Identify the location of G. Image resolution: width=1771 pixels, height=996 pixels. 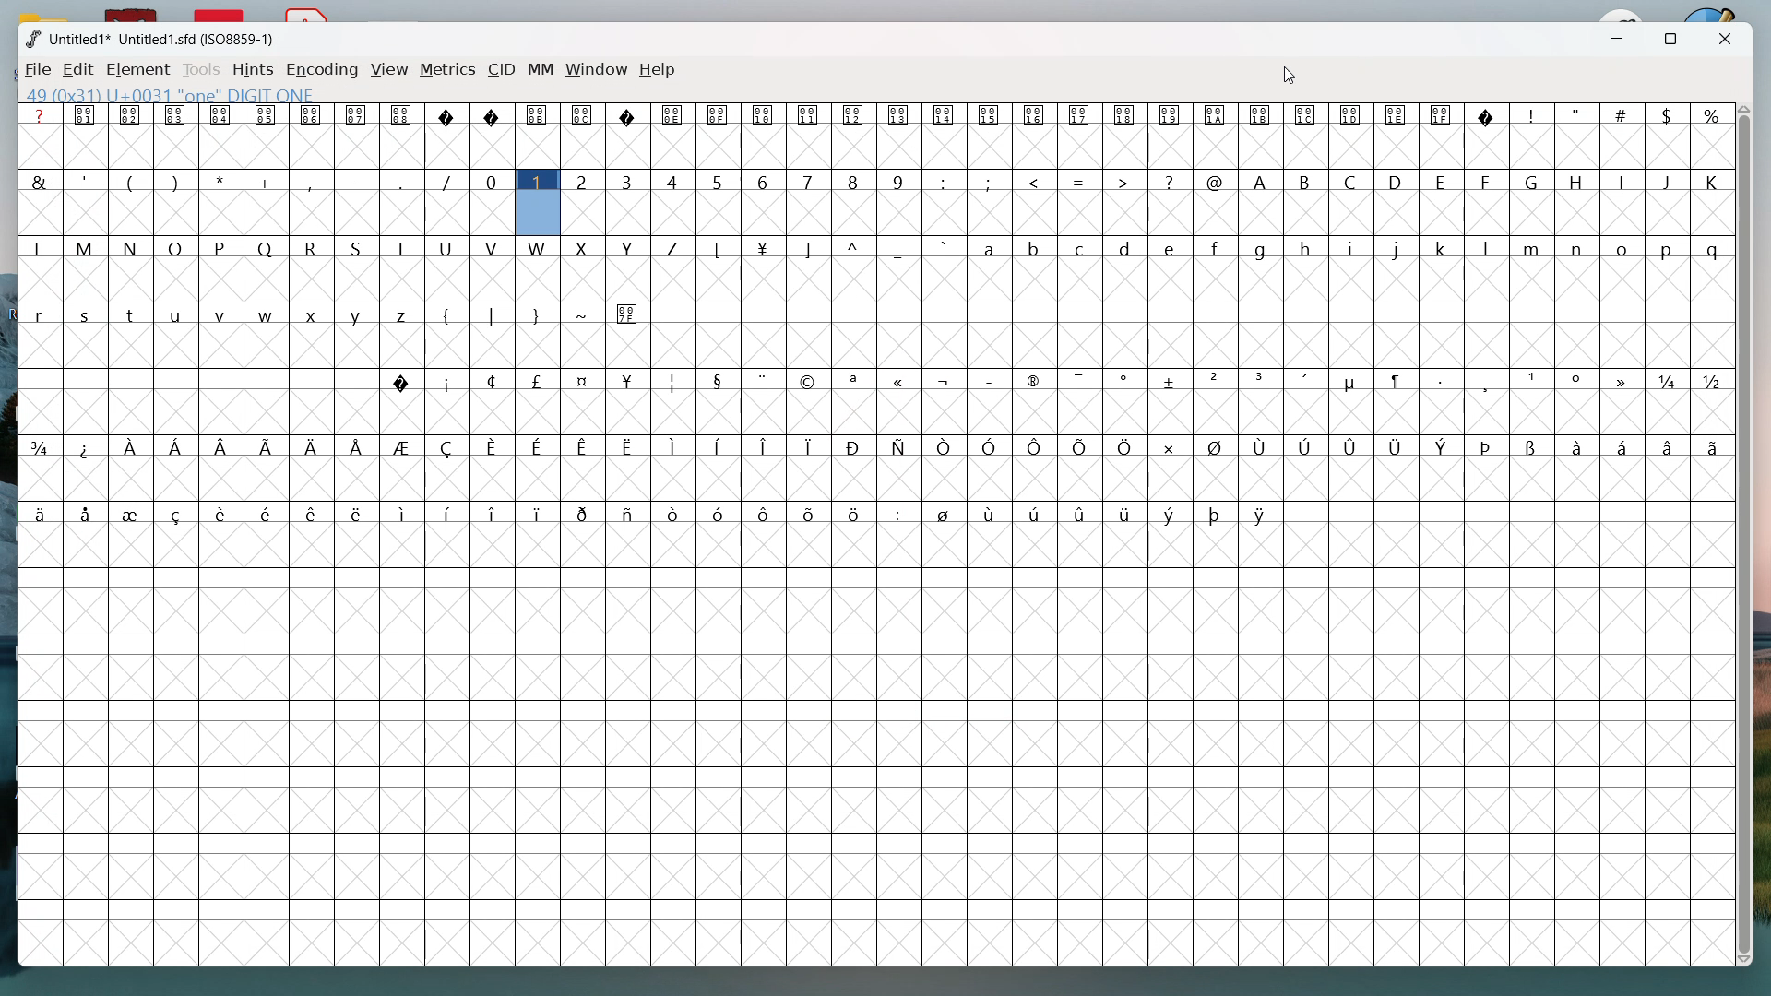
(1535, 181).